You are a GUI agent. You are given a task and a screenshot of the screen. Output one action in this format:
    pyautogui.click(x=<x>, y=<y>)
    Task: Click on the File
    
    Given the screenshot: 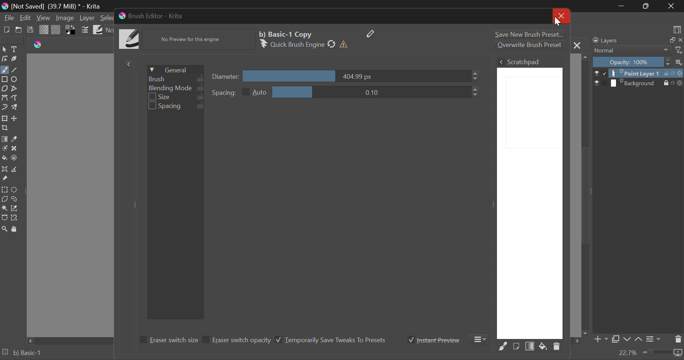 What is the action you would take?
    pyautogui.click(x=9, y=18)
    